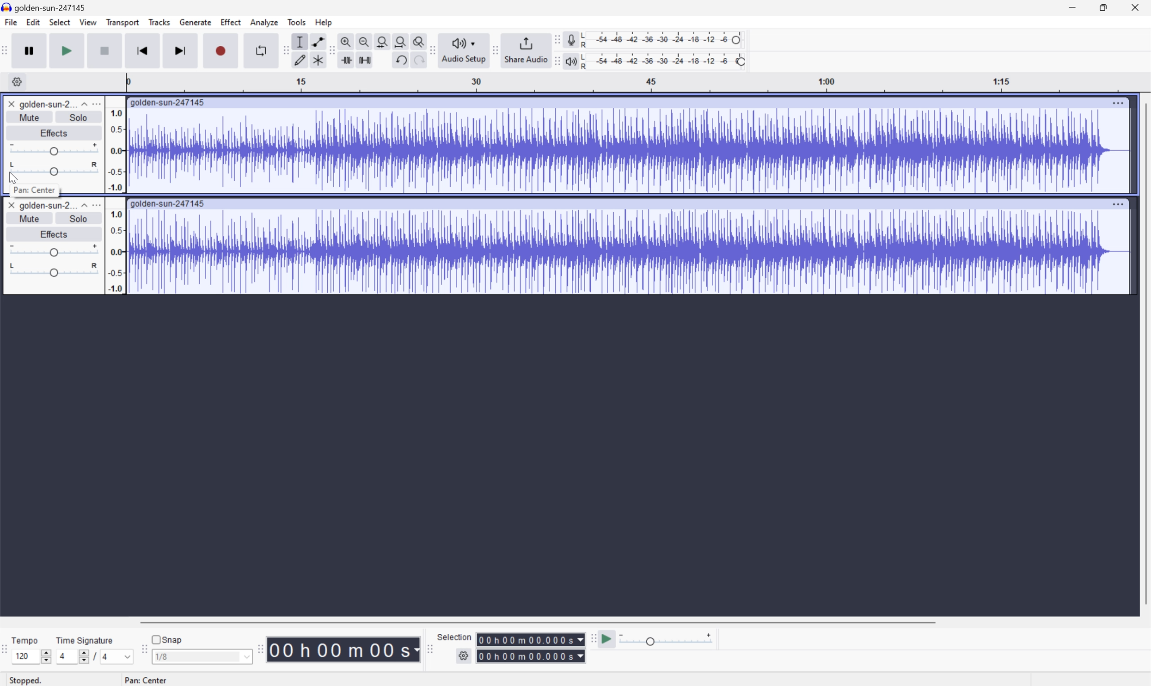 This screenshot has height=686, width=1151. What do you see at coordinates (69, 51) in the screenshot?
I see `Play` at bounding box center [69, 51].